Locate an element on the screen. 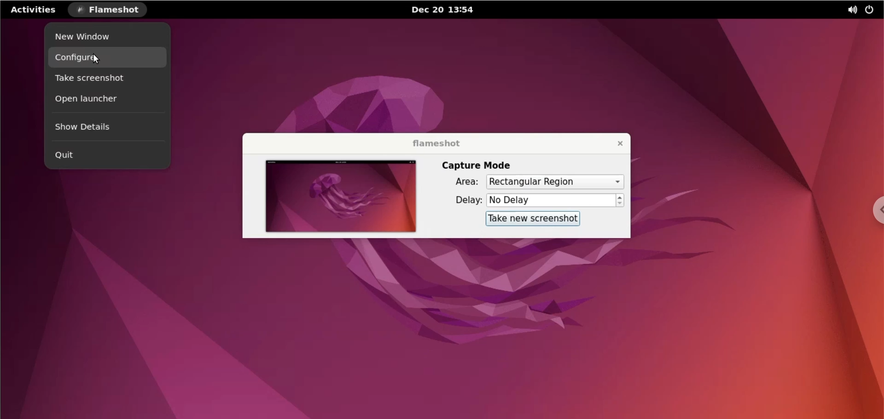  chrome options is located at coordinates (876, 209).